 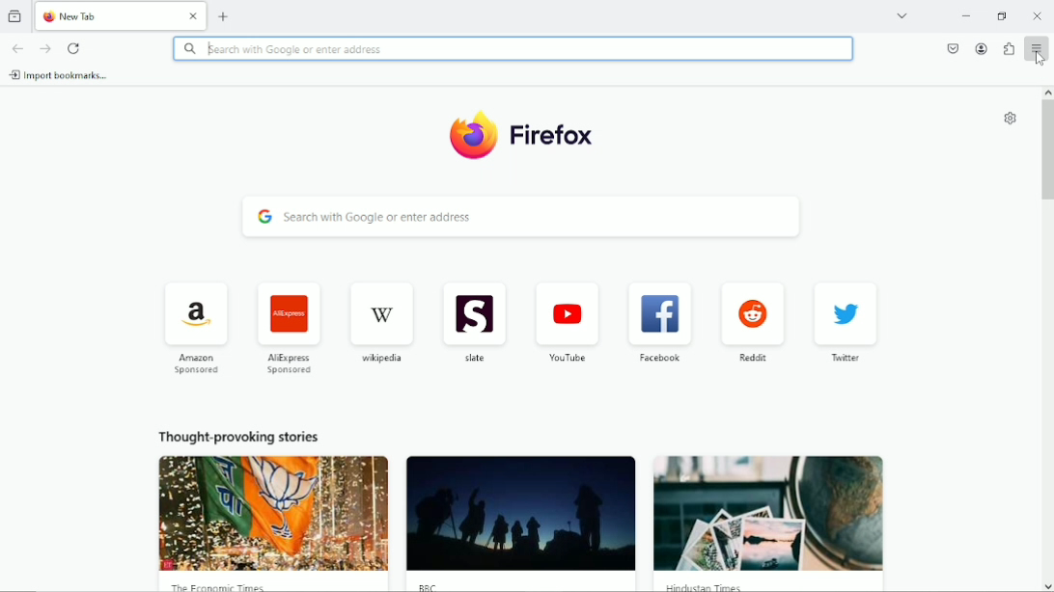 What do you see at coordinates (902, 13) in the screenshot?
I see `list all tabs` at bounding box center [902, 13].